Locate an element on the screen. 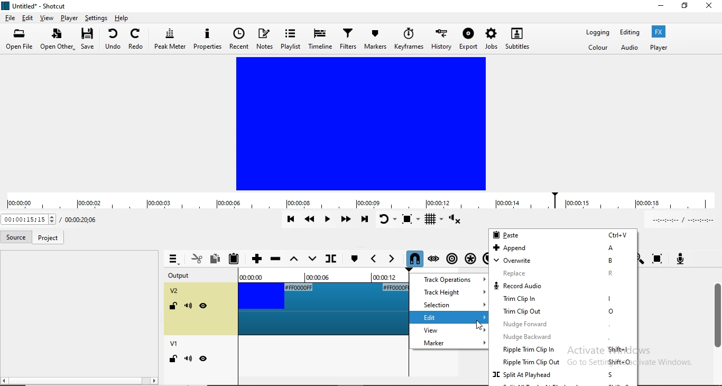 This screenshot has height=386, width=722. Show volume control is located at coordinates (457, 221).